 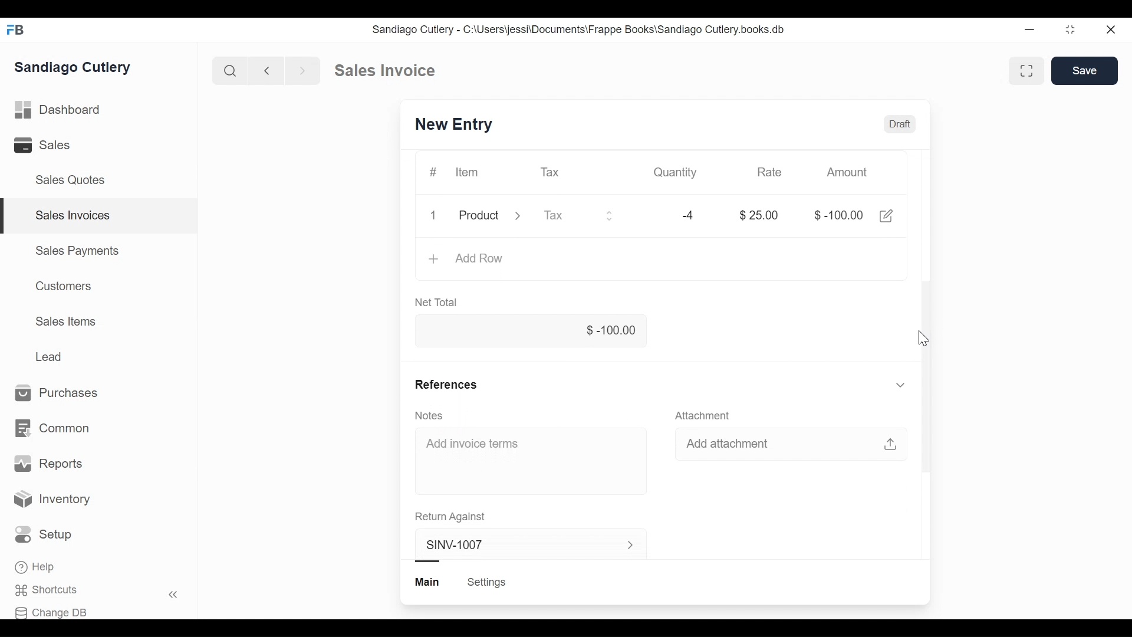 What do you see at coordinates (230, 70) in the screenshot?
I see `Search` at bounding box center [230, 70].